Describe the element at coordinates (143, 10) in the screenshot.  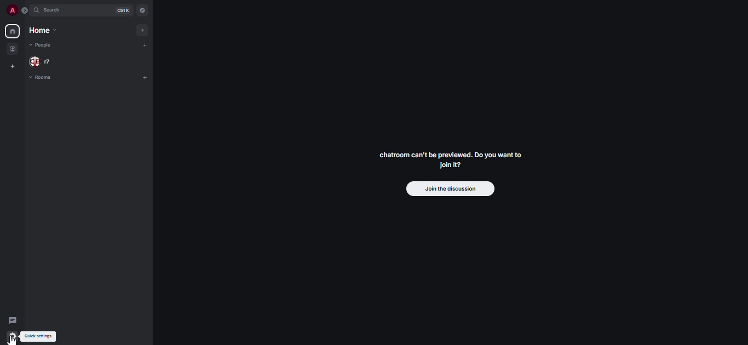
I see `navigator` at that location.